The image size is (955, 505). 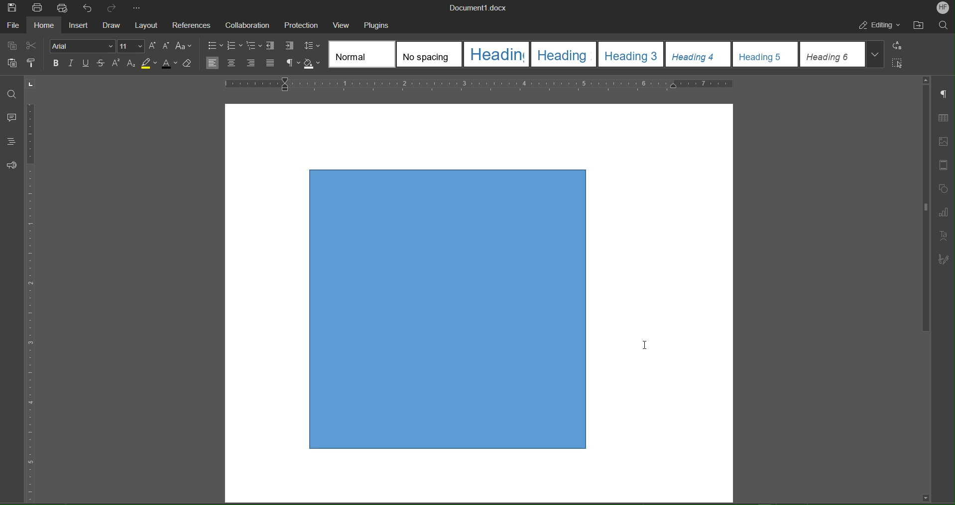 I want to click on Horizontal Ruler, so click(x=479, y=84).